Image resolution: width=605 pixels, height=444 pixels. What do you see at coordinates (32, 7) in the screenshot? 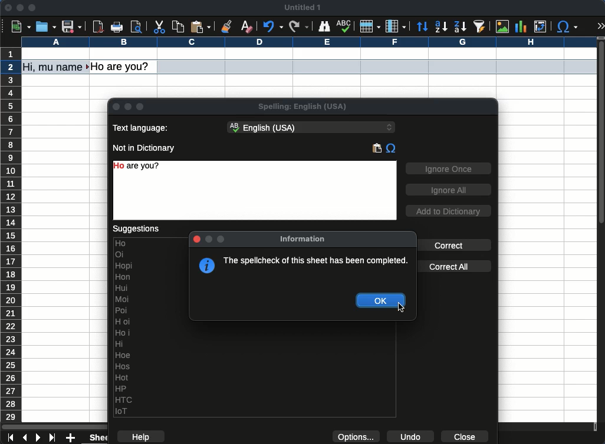
I see `maximize` at bounding box center [32, 7].